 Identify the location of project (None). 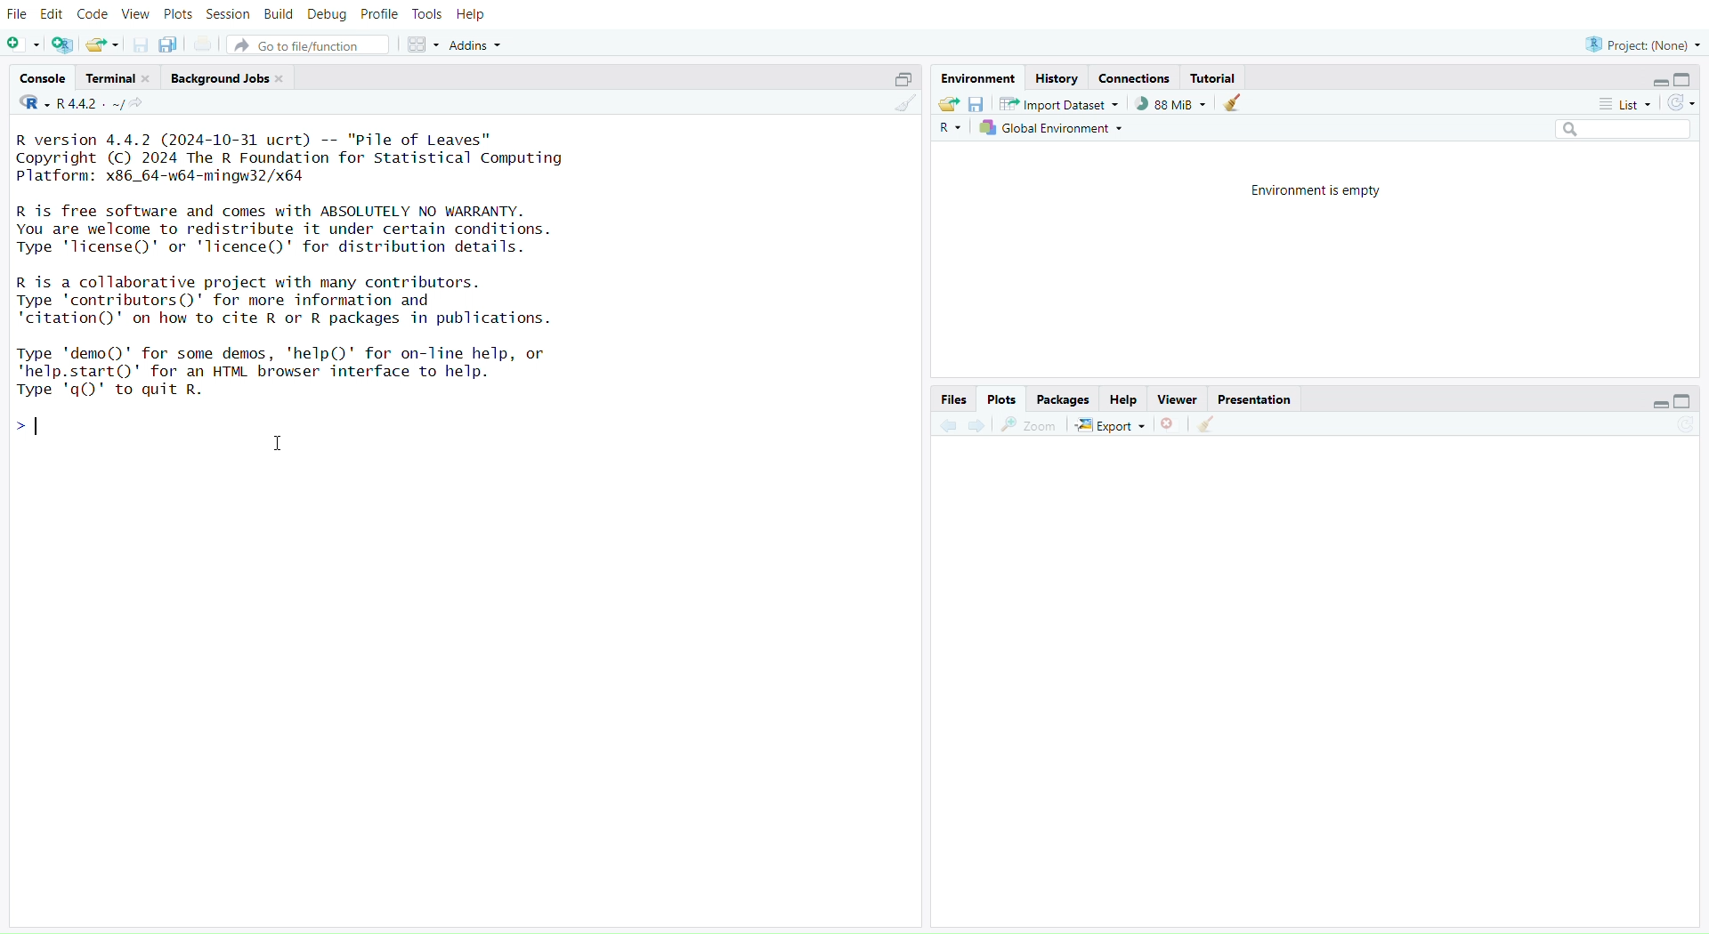
(1641, 44).